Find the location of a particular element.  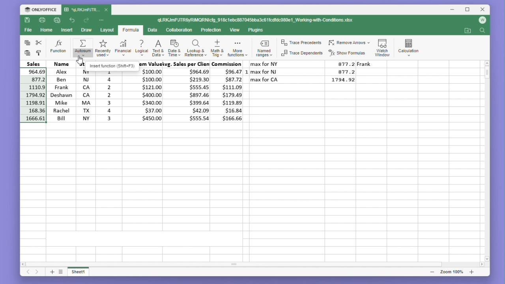

undo is located at coordinates (73, 21).